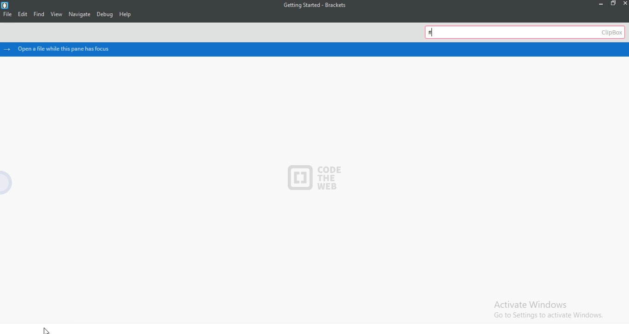  What do you see at coordinates (313, 50) in the screenshot?
I see `open a file while this pane has focus` at bounding box center [313, 50].